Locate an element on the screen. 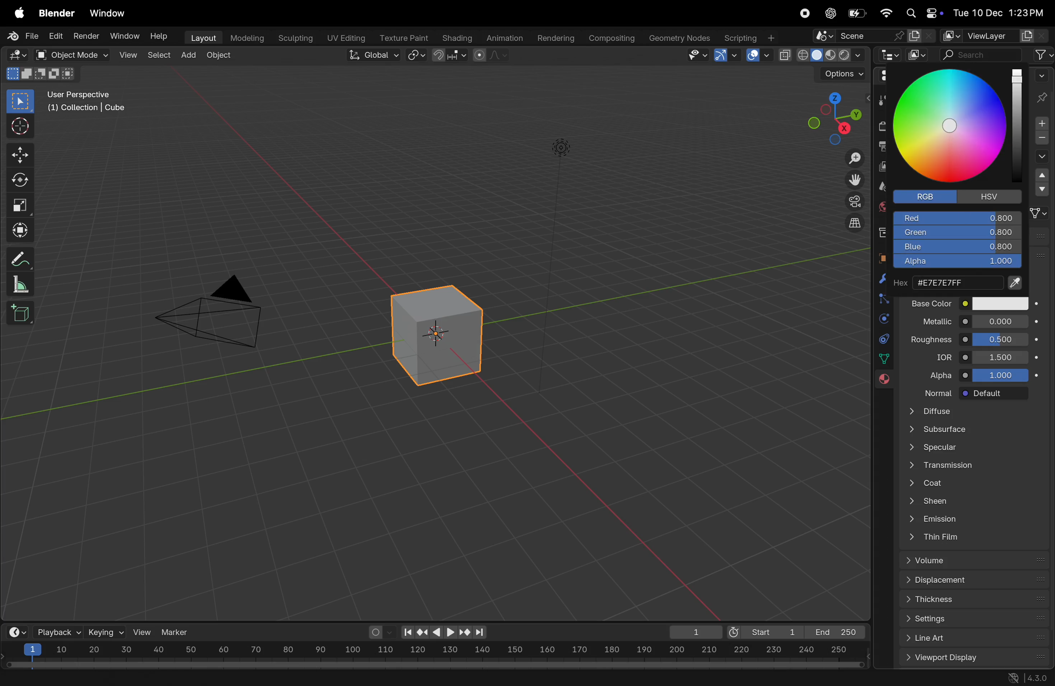 The width and height of the screenshot is (1055, 686). display mode is located at coordinates (918, 55).